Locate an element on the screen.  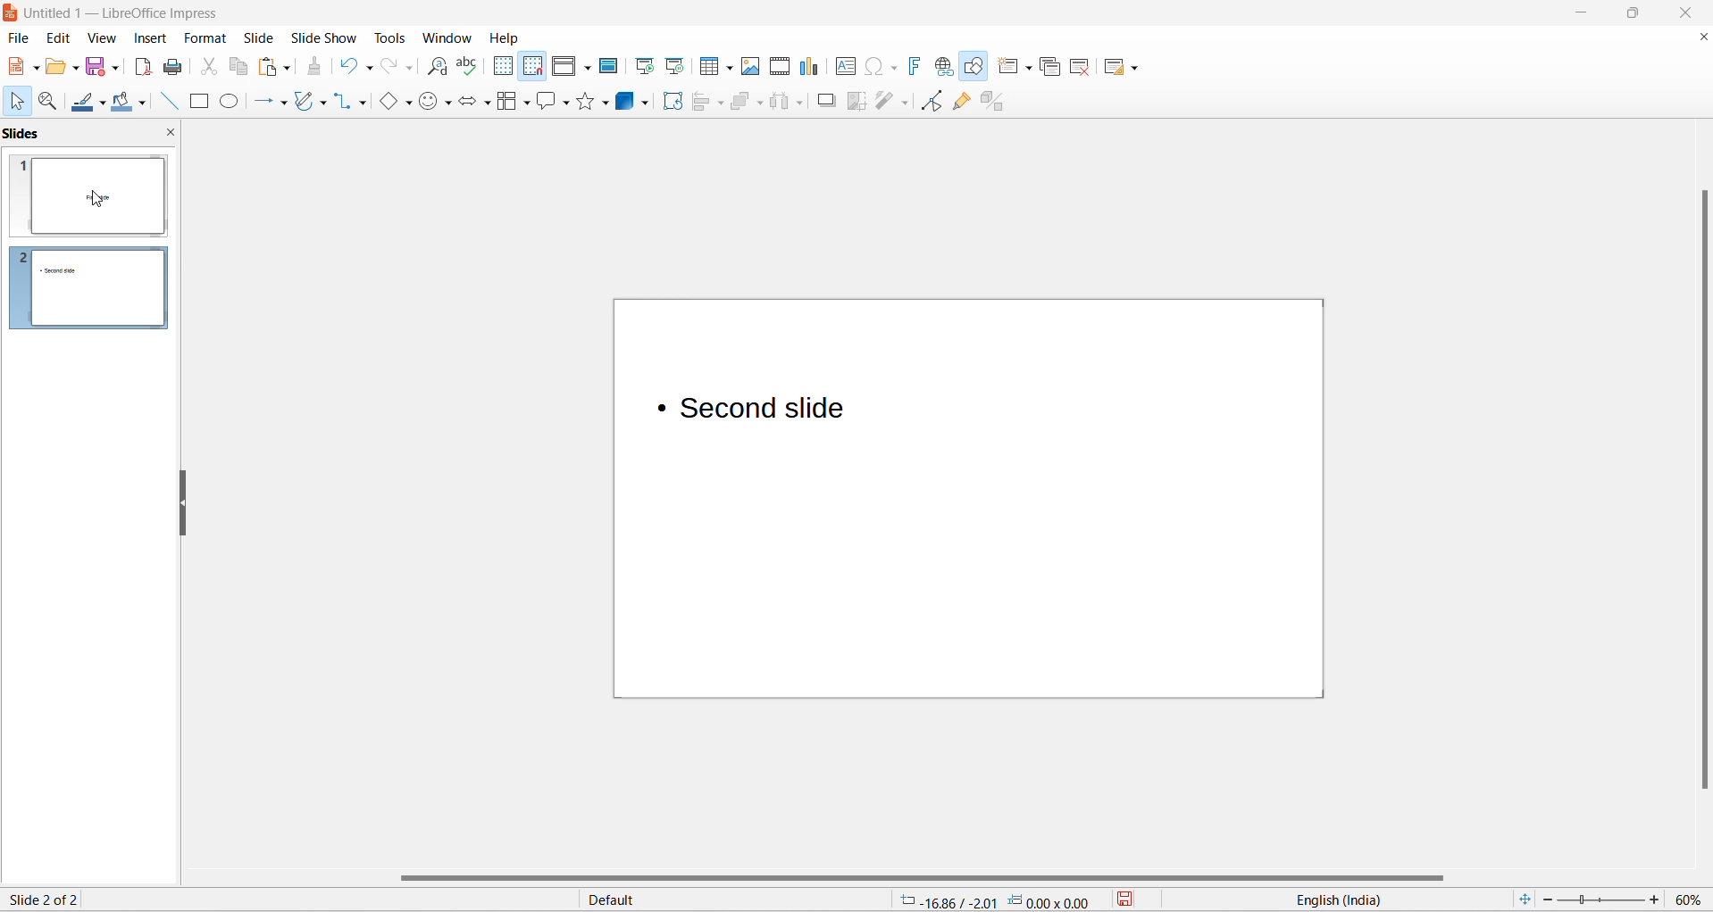
basic shapes option is located at coordinates (407, 104).